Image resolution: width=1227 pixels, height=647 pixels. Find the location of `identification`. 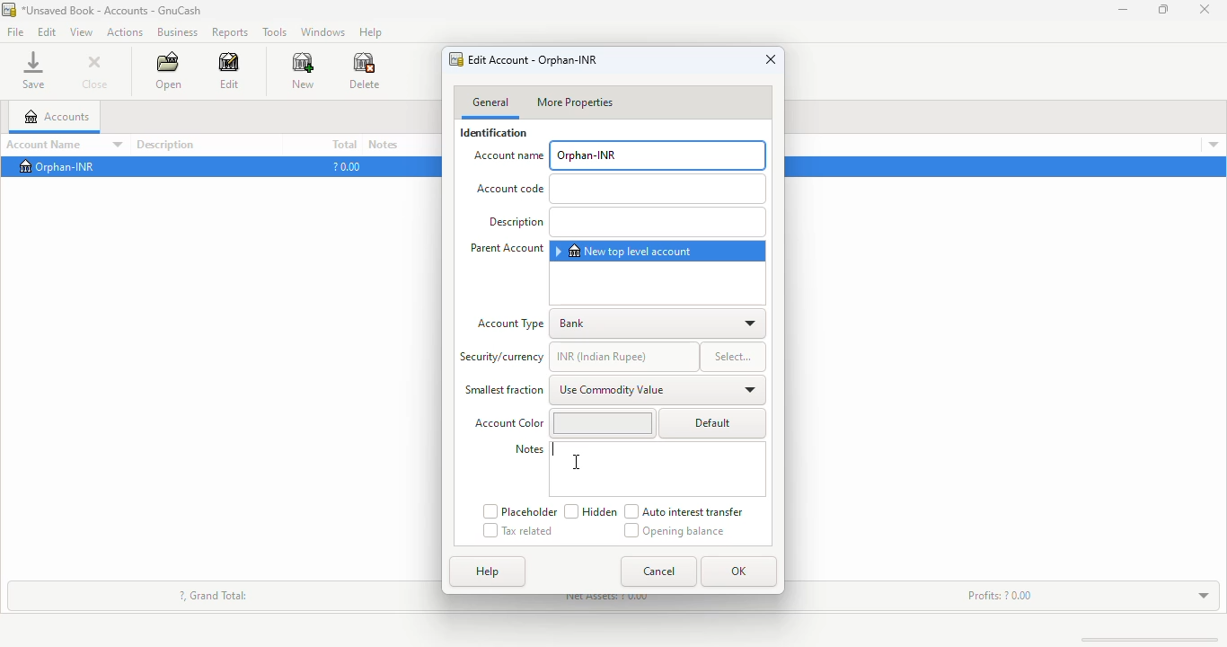

identification is located at coordinates (493, 133).